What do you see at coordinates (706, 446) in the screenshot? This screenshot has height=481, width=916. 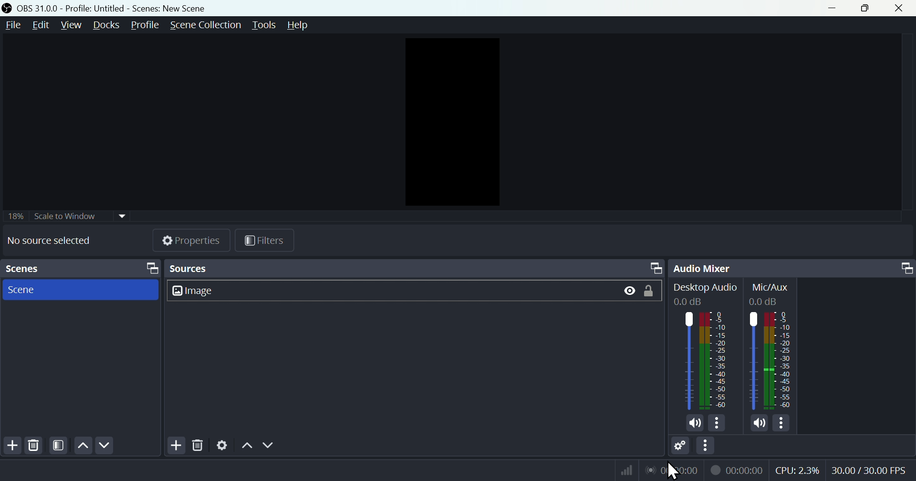 I see `More options` at bounding box center [706, 446].